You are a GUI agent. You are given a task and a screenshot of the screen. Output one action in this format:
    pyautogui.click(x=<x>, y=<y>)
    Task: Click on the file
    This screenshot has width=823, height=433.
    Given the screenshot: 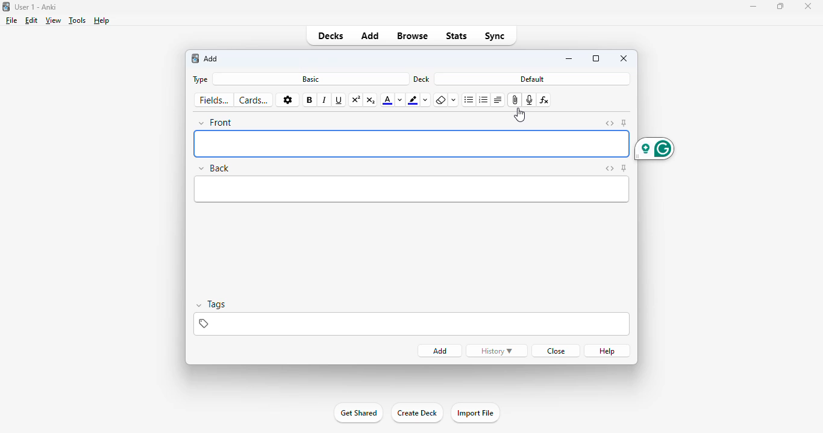 What is the action you would take?
    pyautogui.click(x=11, y=20)
    